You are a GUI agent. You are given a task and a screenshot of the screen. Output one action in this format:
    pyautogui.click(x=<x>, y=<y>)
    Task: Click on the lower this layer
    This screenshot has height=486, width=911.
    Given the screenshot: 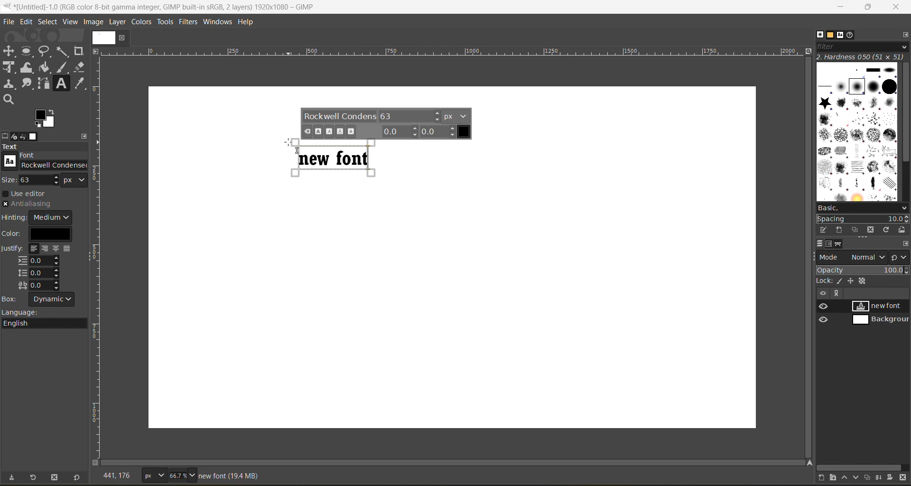 What is the action you would take?
    pyautogui.click(x=859, y=476)
    